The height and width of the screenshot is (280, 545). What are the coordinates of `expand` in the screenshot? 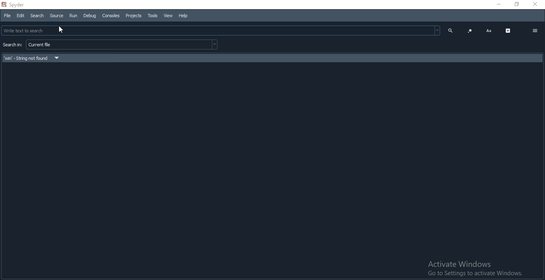 It's located at (508, 30).